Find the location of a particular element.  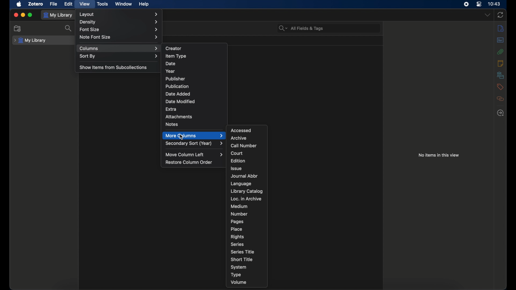

short title is located at coordinates (242, 259).